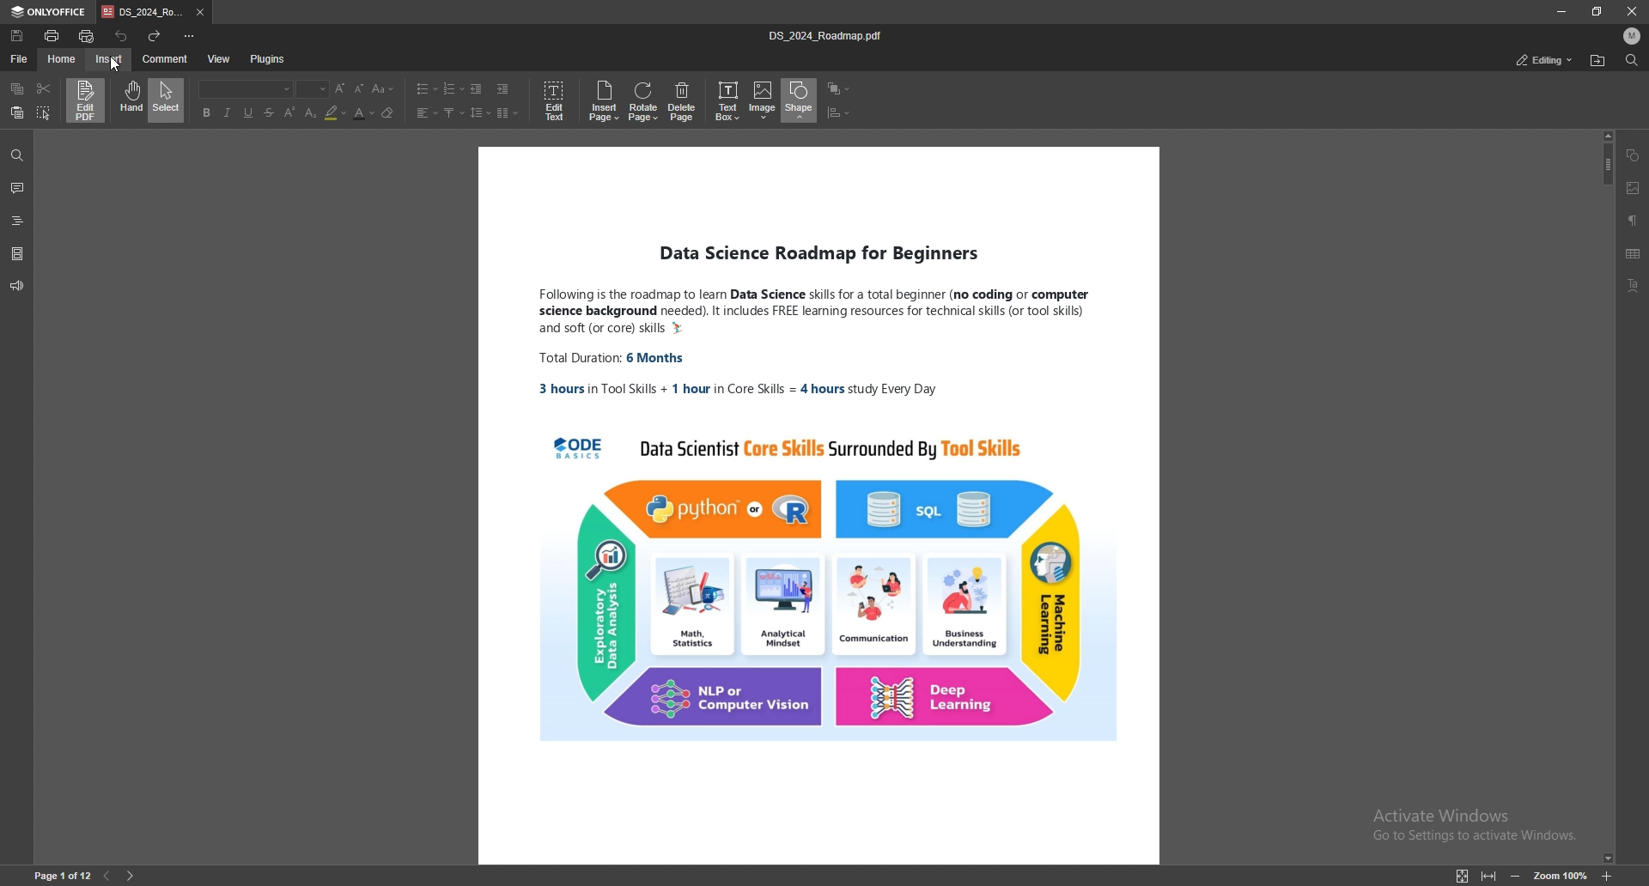 This screenshot has width=1649, height=886. Describe the element at coordinates (1531, 59) in the screenshot. I see `commenting` at that location.